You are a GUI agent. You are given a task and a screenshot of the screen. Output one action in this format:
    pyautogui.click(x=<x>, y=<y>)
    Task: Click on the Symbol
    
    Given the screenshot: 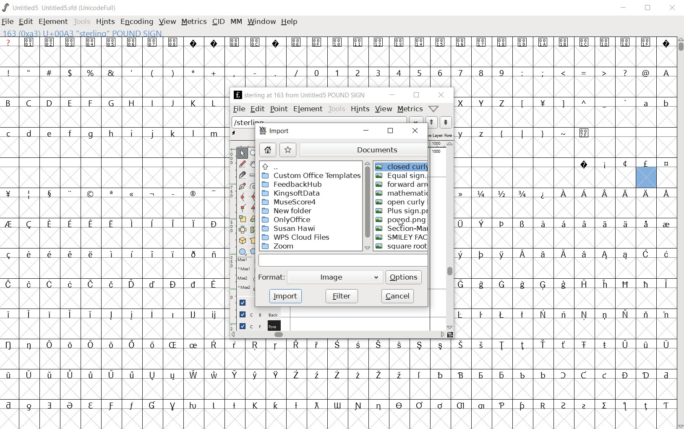 What is the action you would take?
    pyautogui.click(x=111, y=194)
    